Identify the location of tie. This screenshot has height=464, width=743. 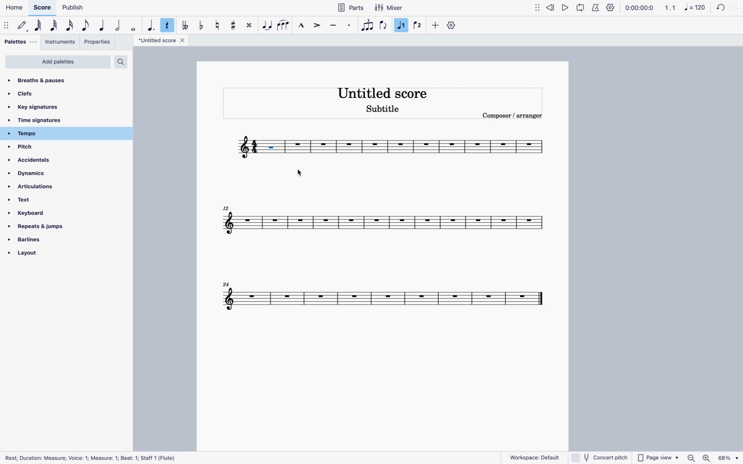
(267, 26).